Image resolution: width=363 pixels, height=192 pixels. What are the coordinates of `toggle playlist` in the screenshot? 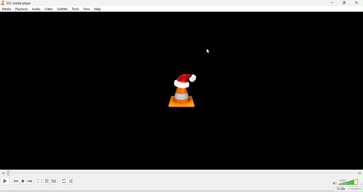 It's located at (45, 182).